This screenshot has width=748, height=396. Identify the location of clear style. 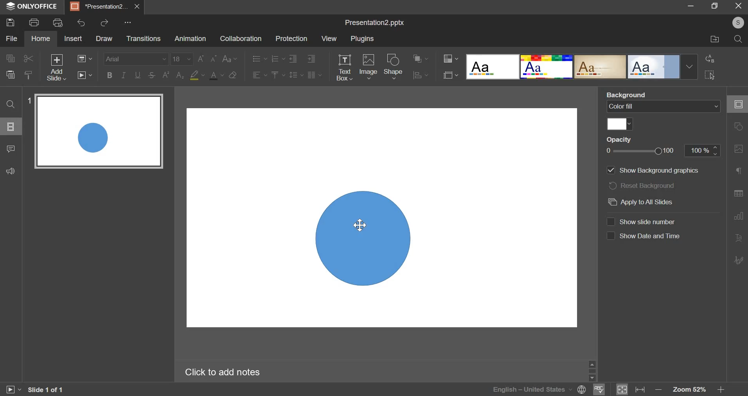
(233, 75).